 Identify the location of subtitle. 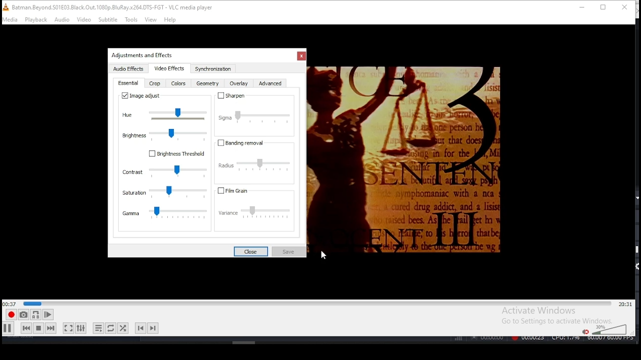
(108, 20).